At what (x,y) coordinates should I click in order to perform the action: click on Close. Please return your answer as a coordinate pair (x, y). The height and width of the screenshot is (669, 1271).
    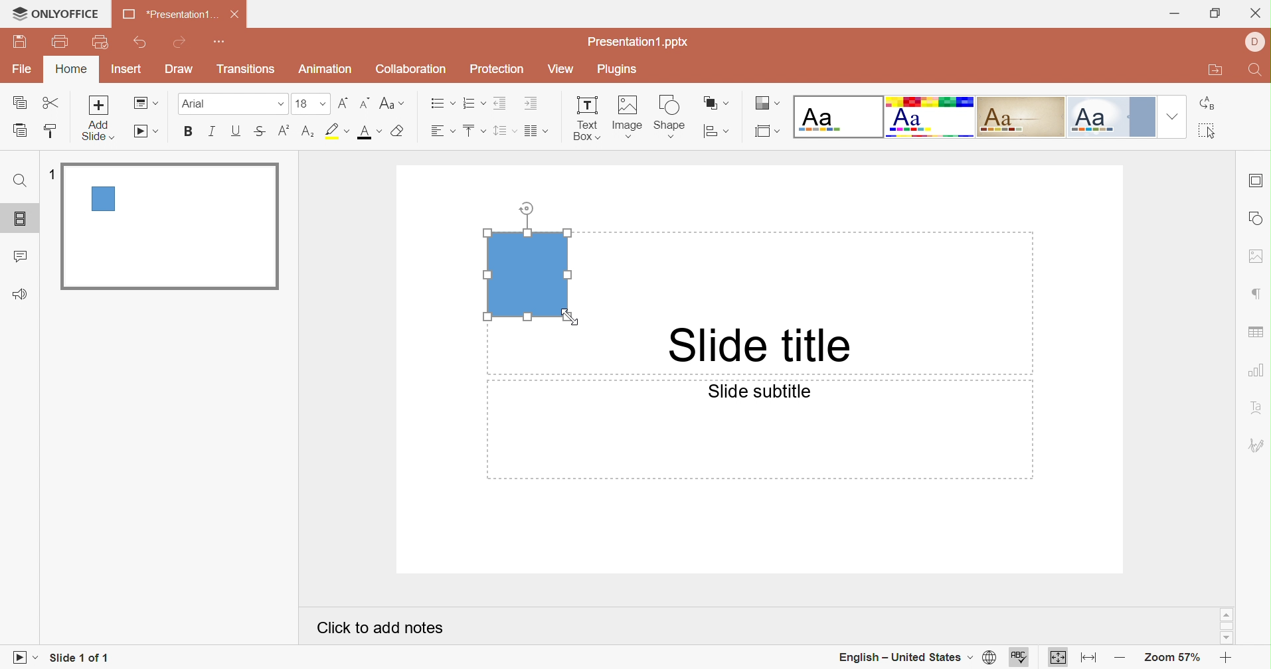
    Looking at the image, I should click on (235, 15).